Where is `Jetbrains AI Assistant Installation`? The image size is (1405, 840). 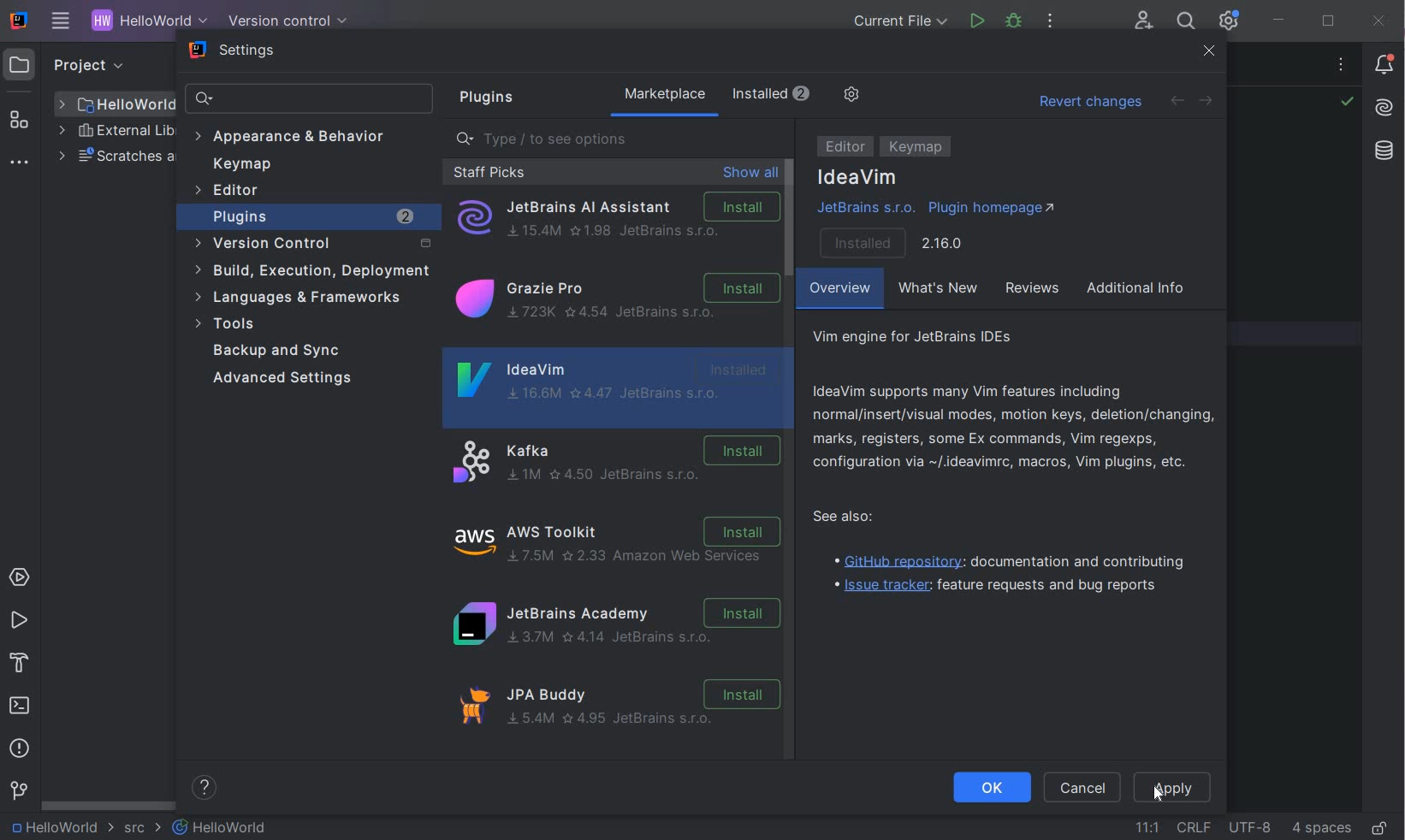
Jetbrains AI Assistant Installation is located at coordinates (616, 218).